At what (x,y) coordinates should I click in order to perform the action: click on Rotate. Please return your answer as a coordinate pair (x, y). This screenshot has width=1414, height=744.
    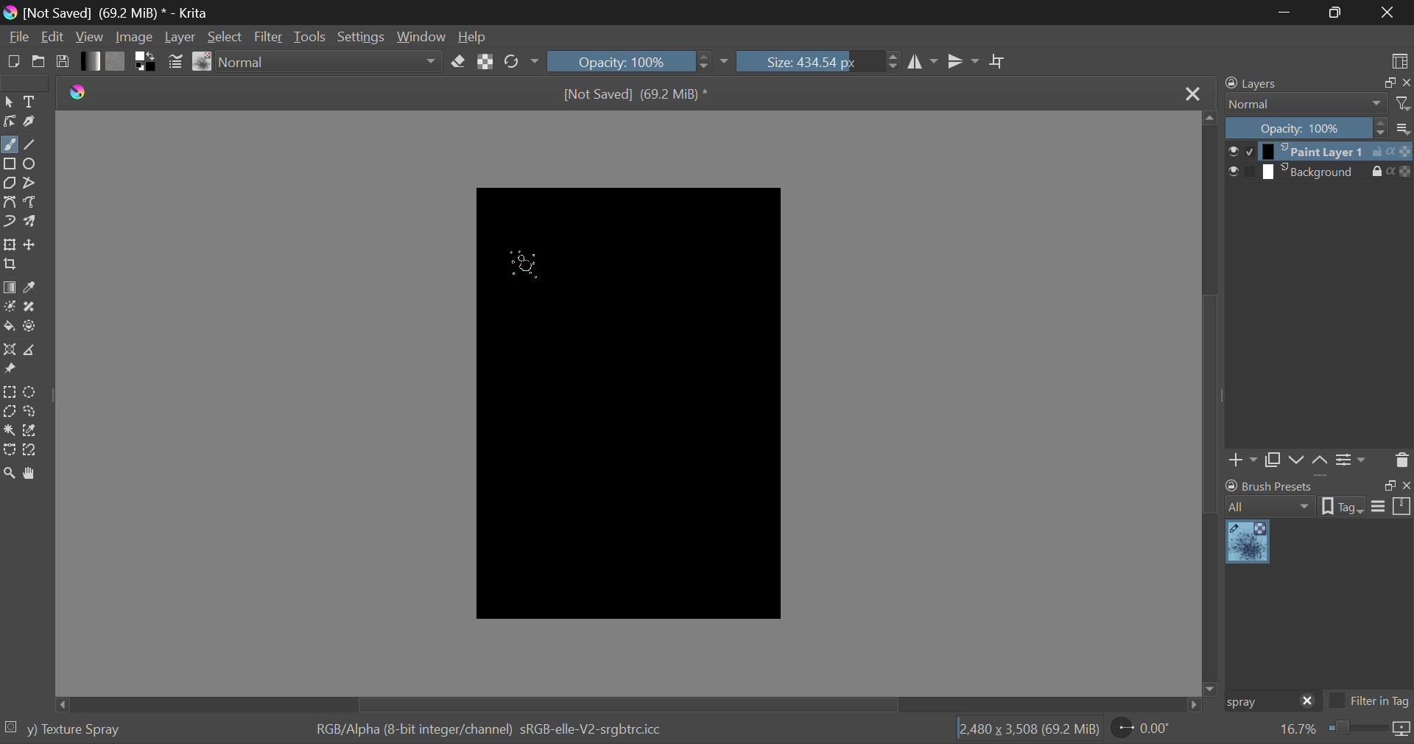
    Looking at the image, I should click on (523, 62).